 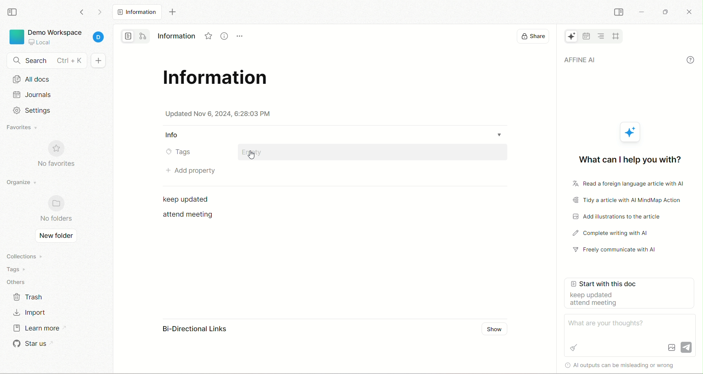 I want to click on AFFiNE AI, so click(x=621, y=61).